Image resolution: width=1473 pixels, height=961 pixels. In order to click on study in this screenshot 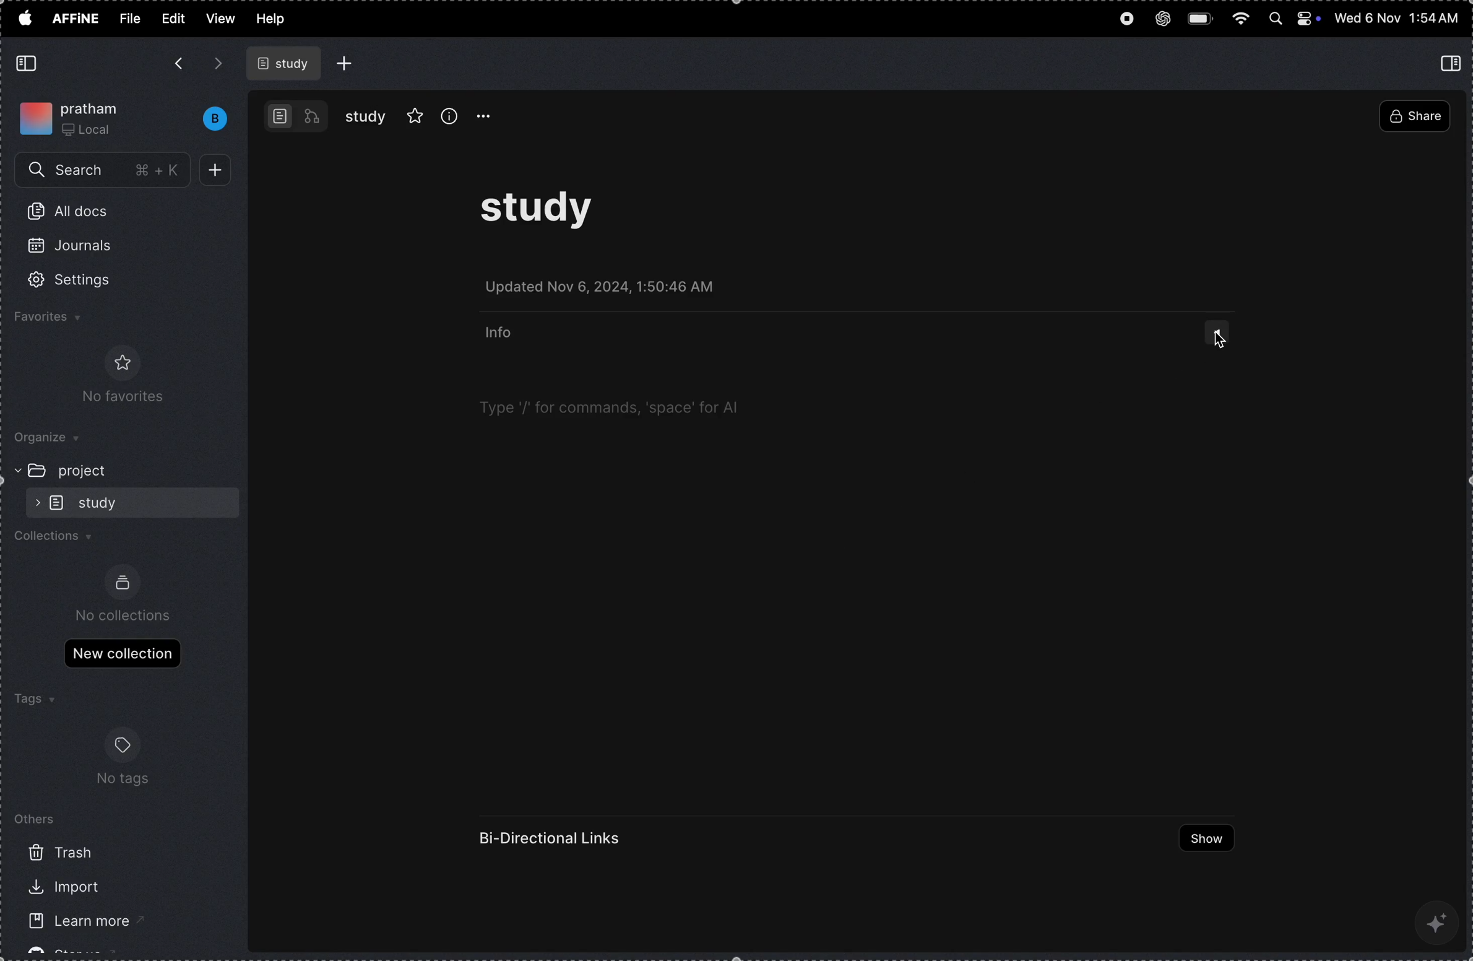, I will do `click(366, 116)`.